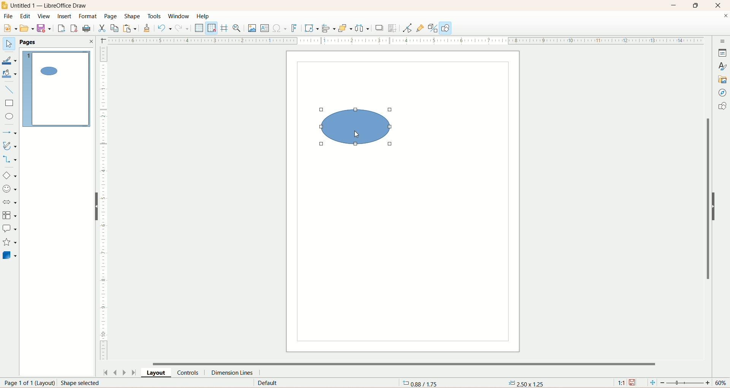  I want to click on vertical scroll bar, so click(706, 203).